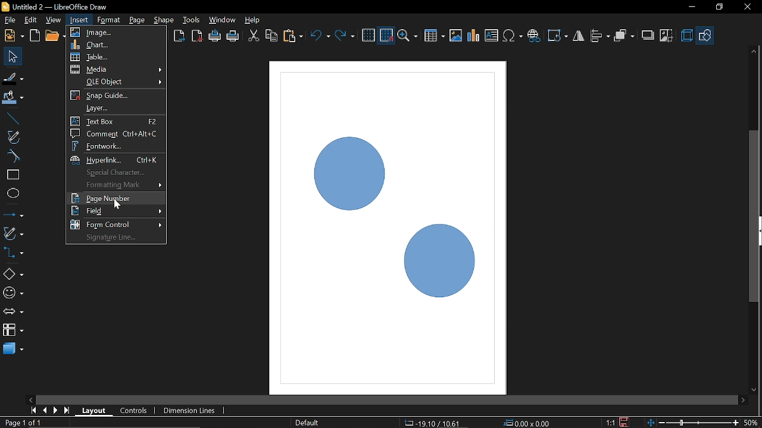 This screenshot has width=762, height=428. I want to click on Grid, so click(368, 36).